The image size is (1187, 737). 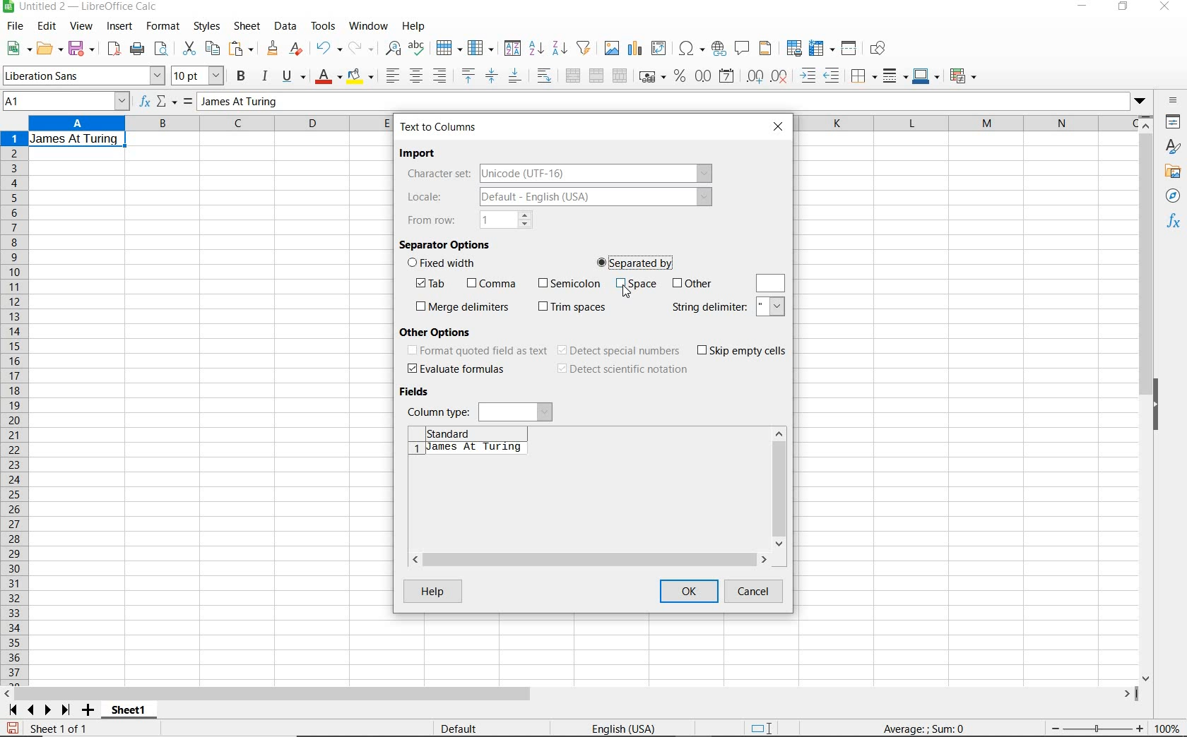 I want to click on clear direct formatting, so click(x=297, y=49).